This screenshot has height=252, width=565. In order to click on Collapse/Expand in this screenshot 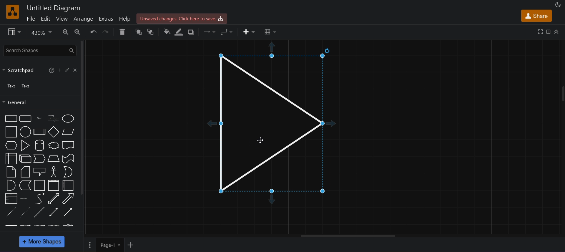, I will do `click(557, 31)`.